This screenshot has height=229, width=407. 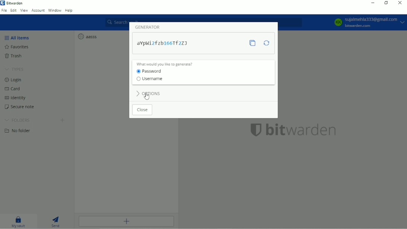 What do you see at coordinates (16, 47) in the screenshot?
I see `Favorites` at bounding box center [16, 47].